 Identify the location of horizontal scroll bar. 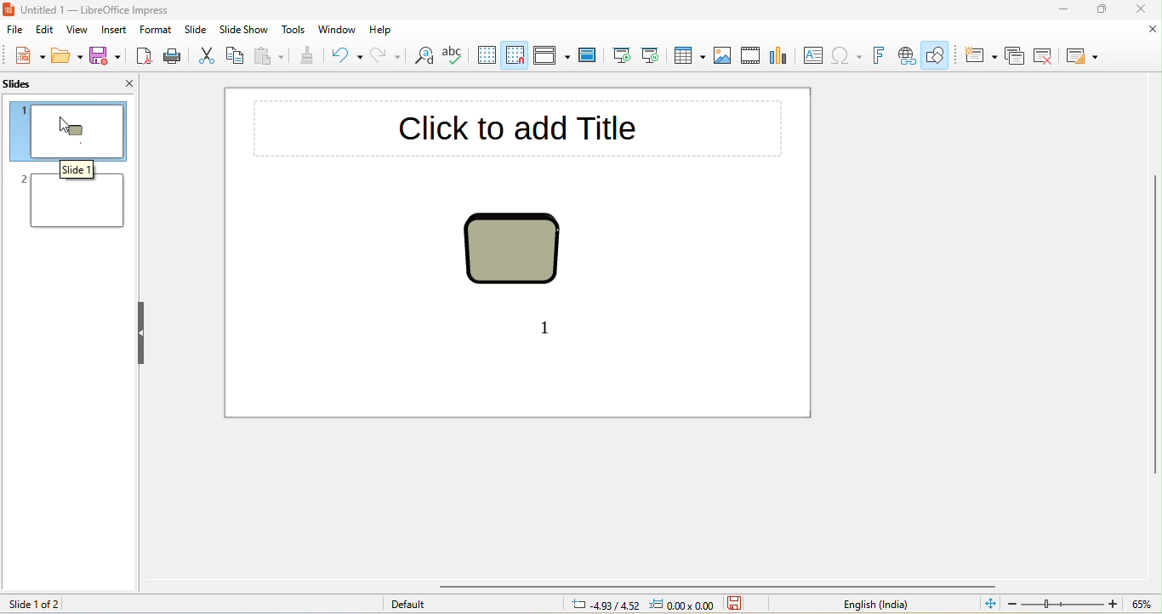
(719, 587).